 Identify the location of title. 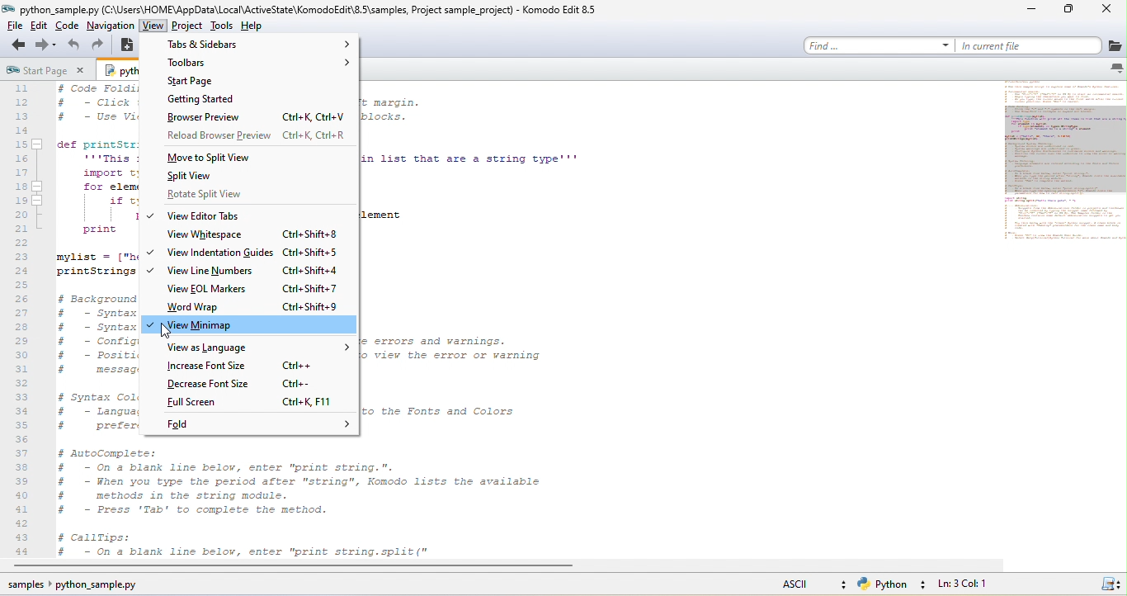
(304, 8).